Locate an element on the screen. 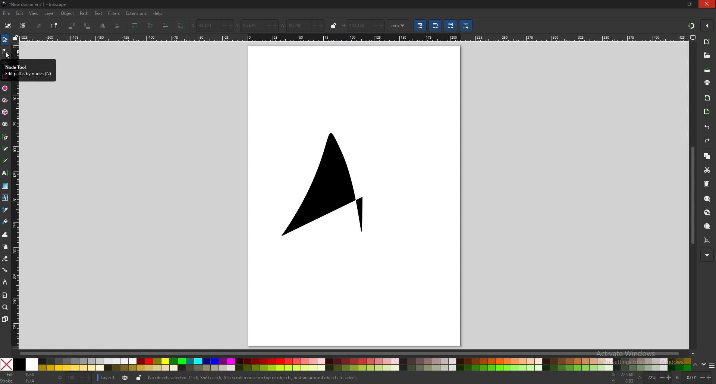 Image resolution: width=716 pixels, height=384 pixels. height is located at coordinates (363, 25).